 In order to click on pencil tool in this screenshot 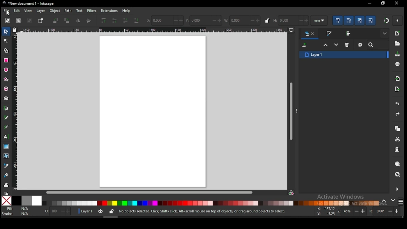, I will do `click(7, 118)`.